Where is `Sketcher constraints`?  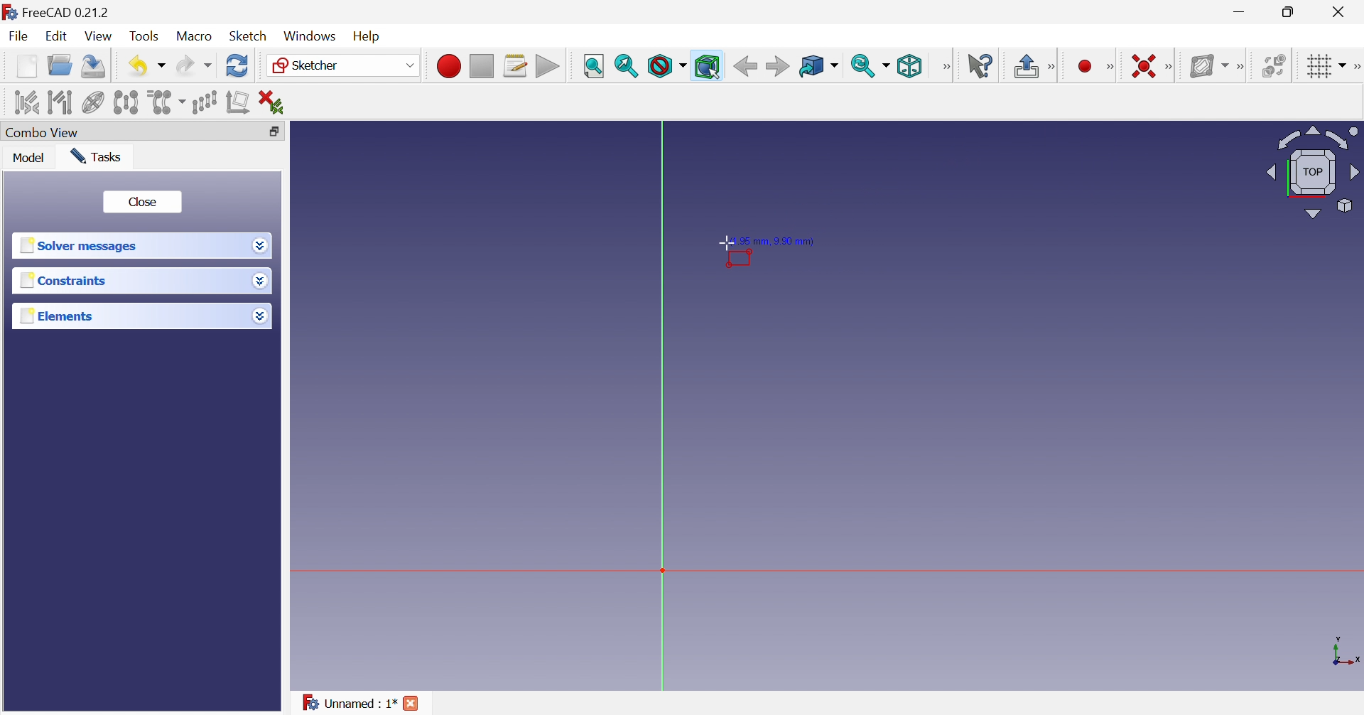
Sketcher constraints is located at coordinates (1169, 65).